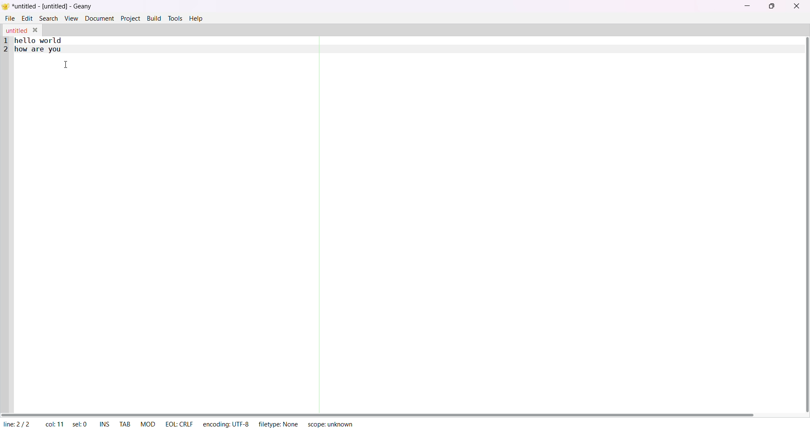 The height and width of the screenshot is (429, 810). Describe the element at coordinates (153, 18) in the screenshot. I see `build` at that location.